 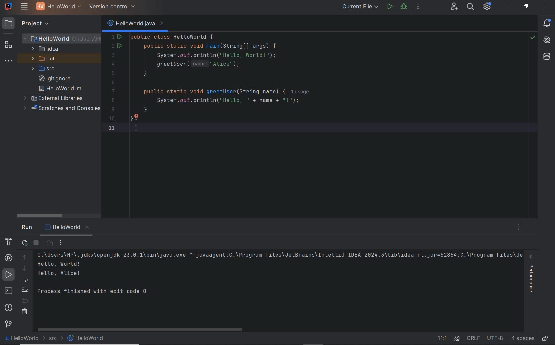 I want to click on problems, so click(x=9, y=308).